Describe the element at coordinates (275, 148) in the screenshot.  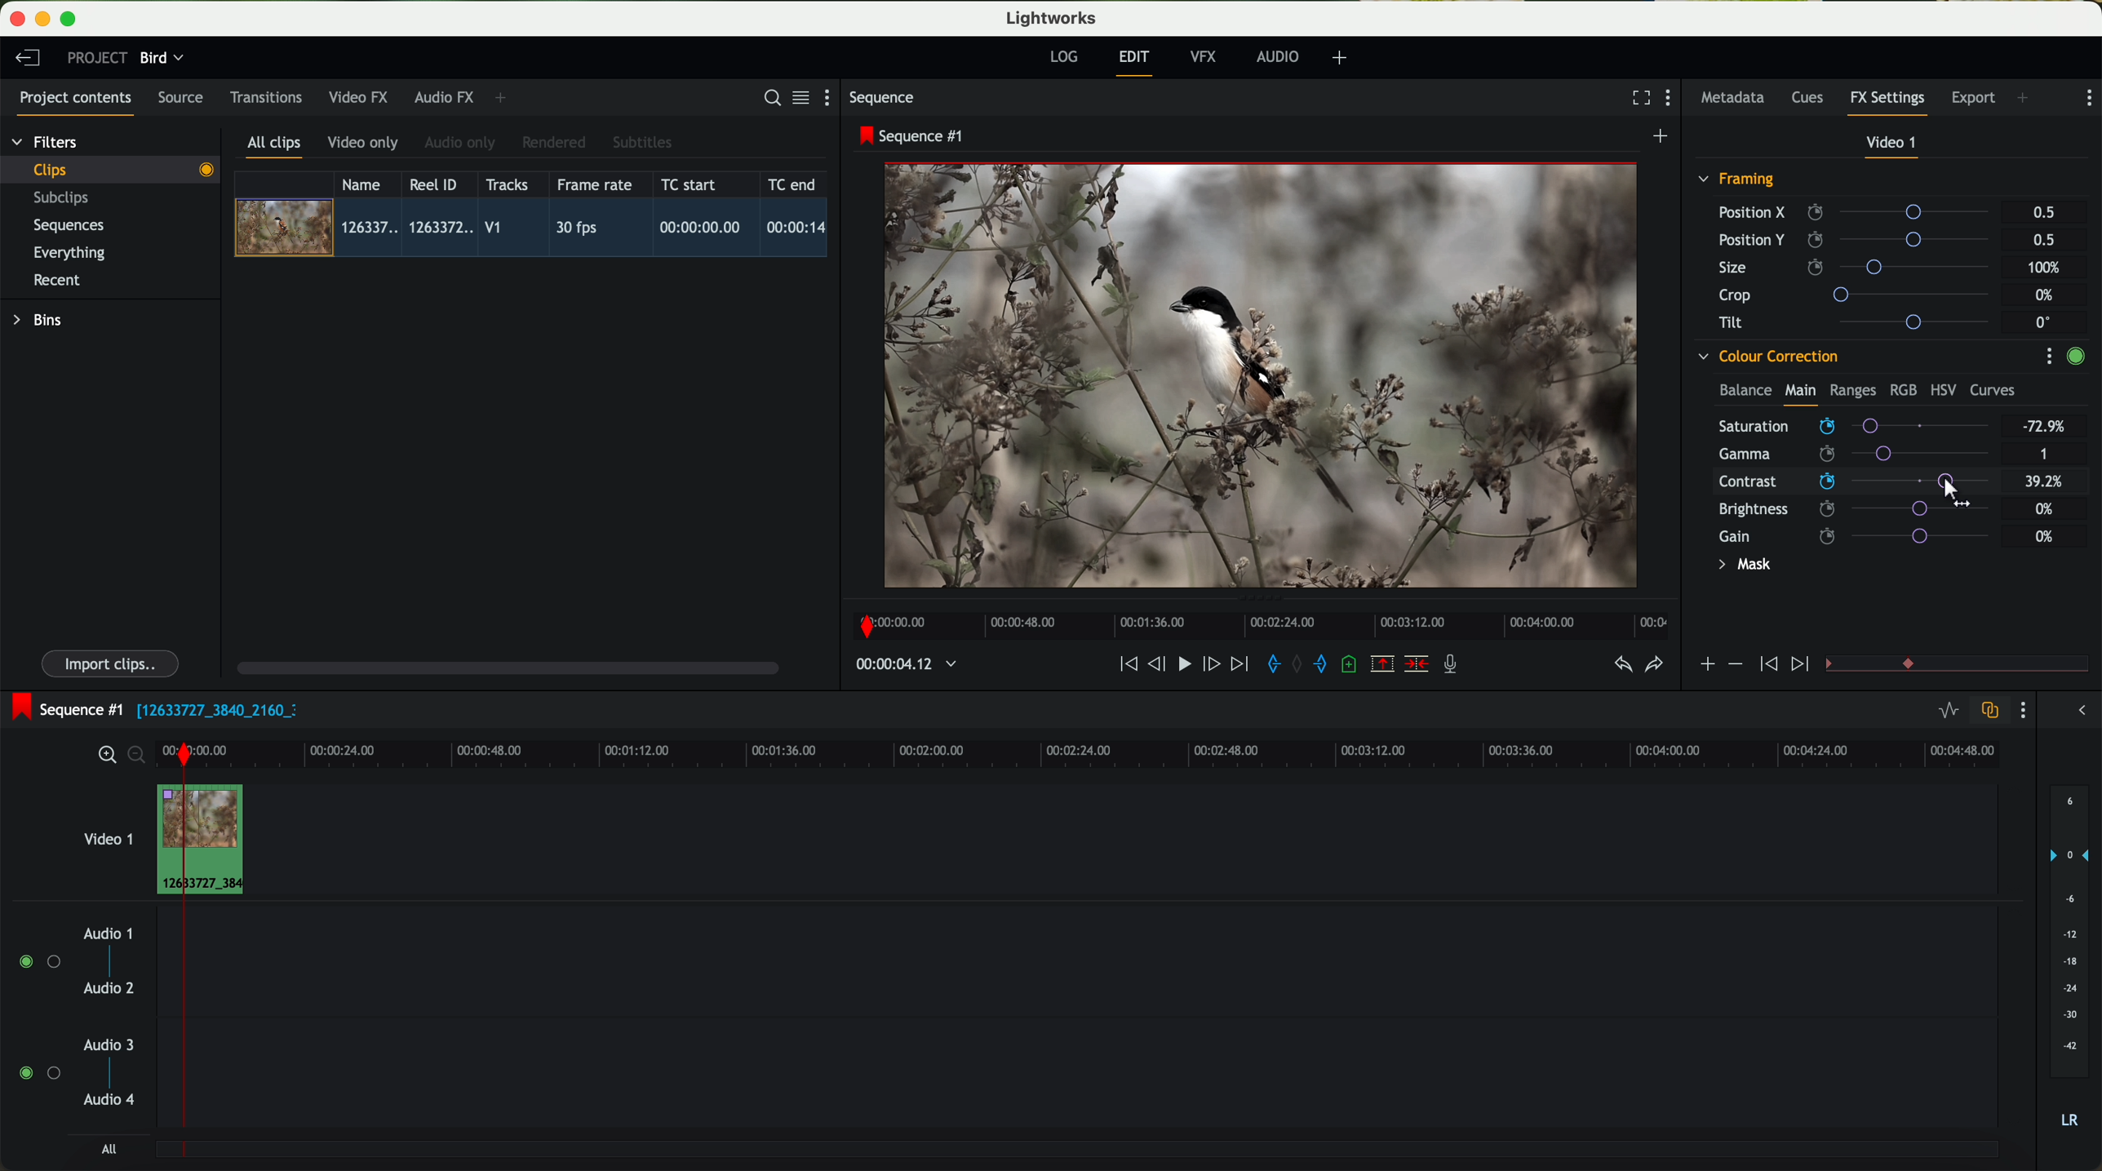
I see `all clips` at that location.